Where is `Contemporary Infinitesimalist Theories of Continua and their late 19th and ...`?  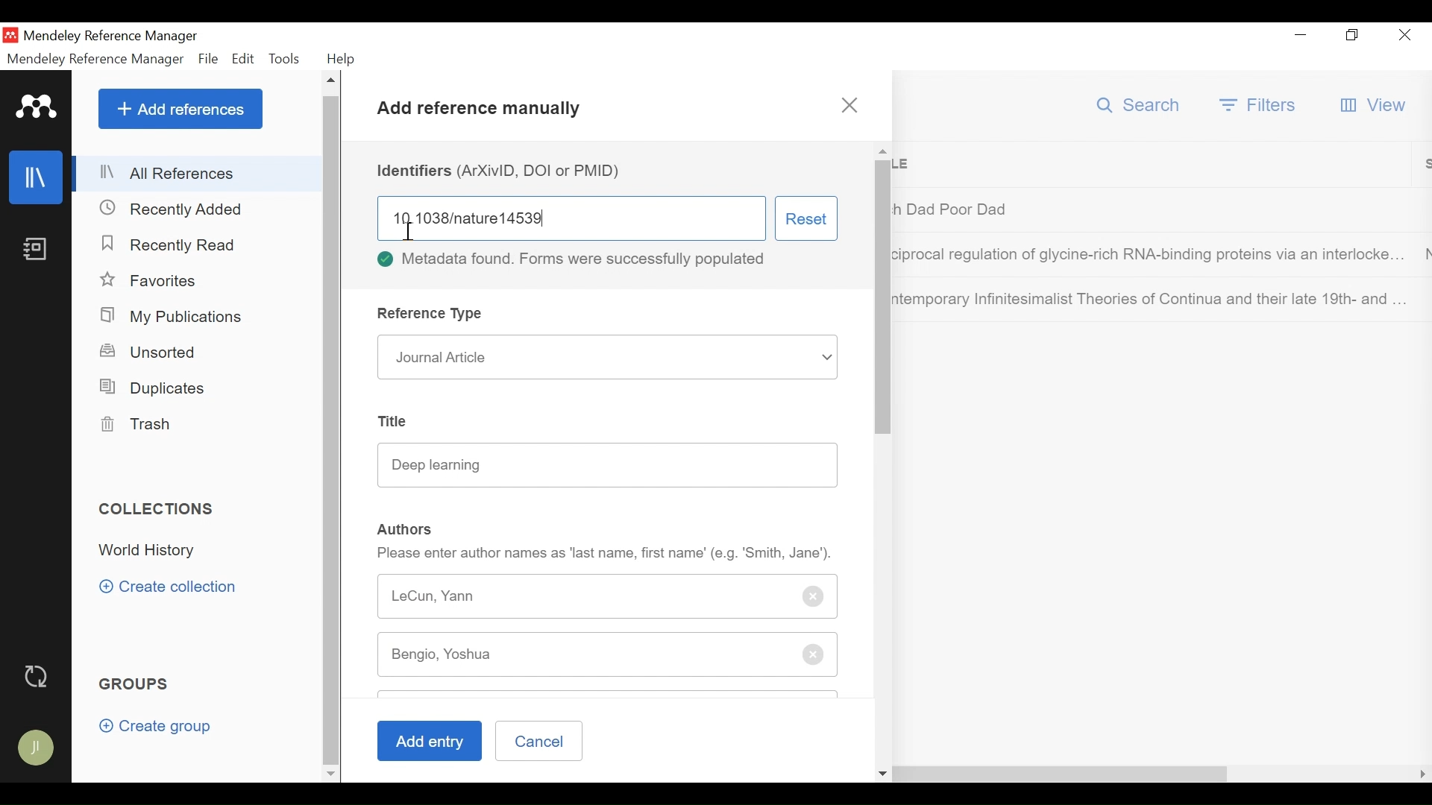
Contemporary Infinitesimalist Theories of Continua and their late 19th and ... is located at coordinates (1152, 299).